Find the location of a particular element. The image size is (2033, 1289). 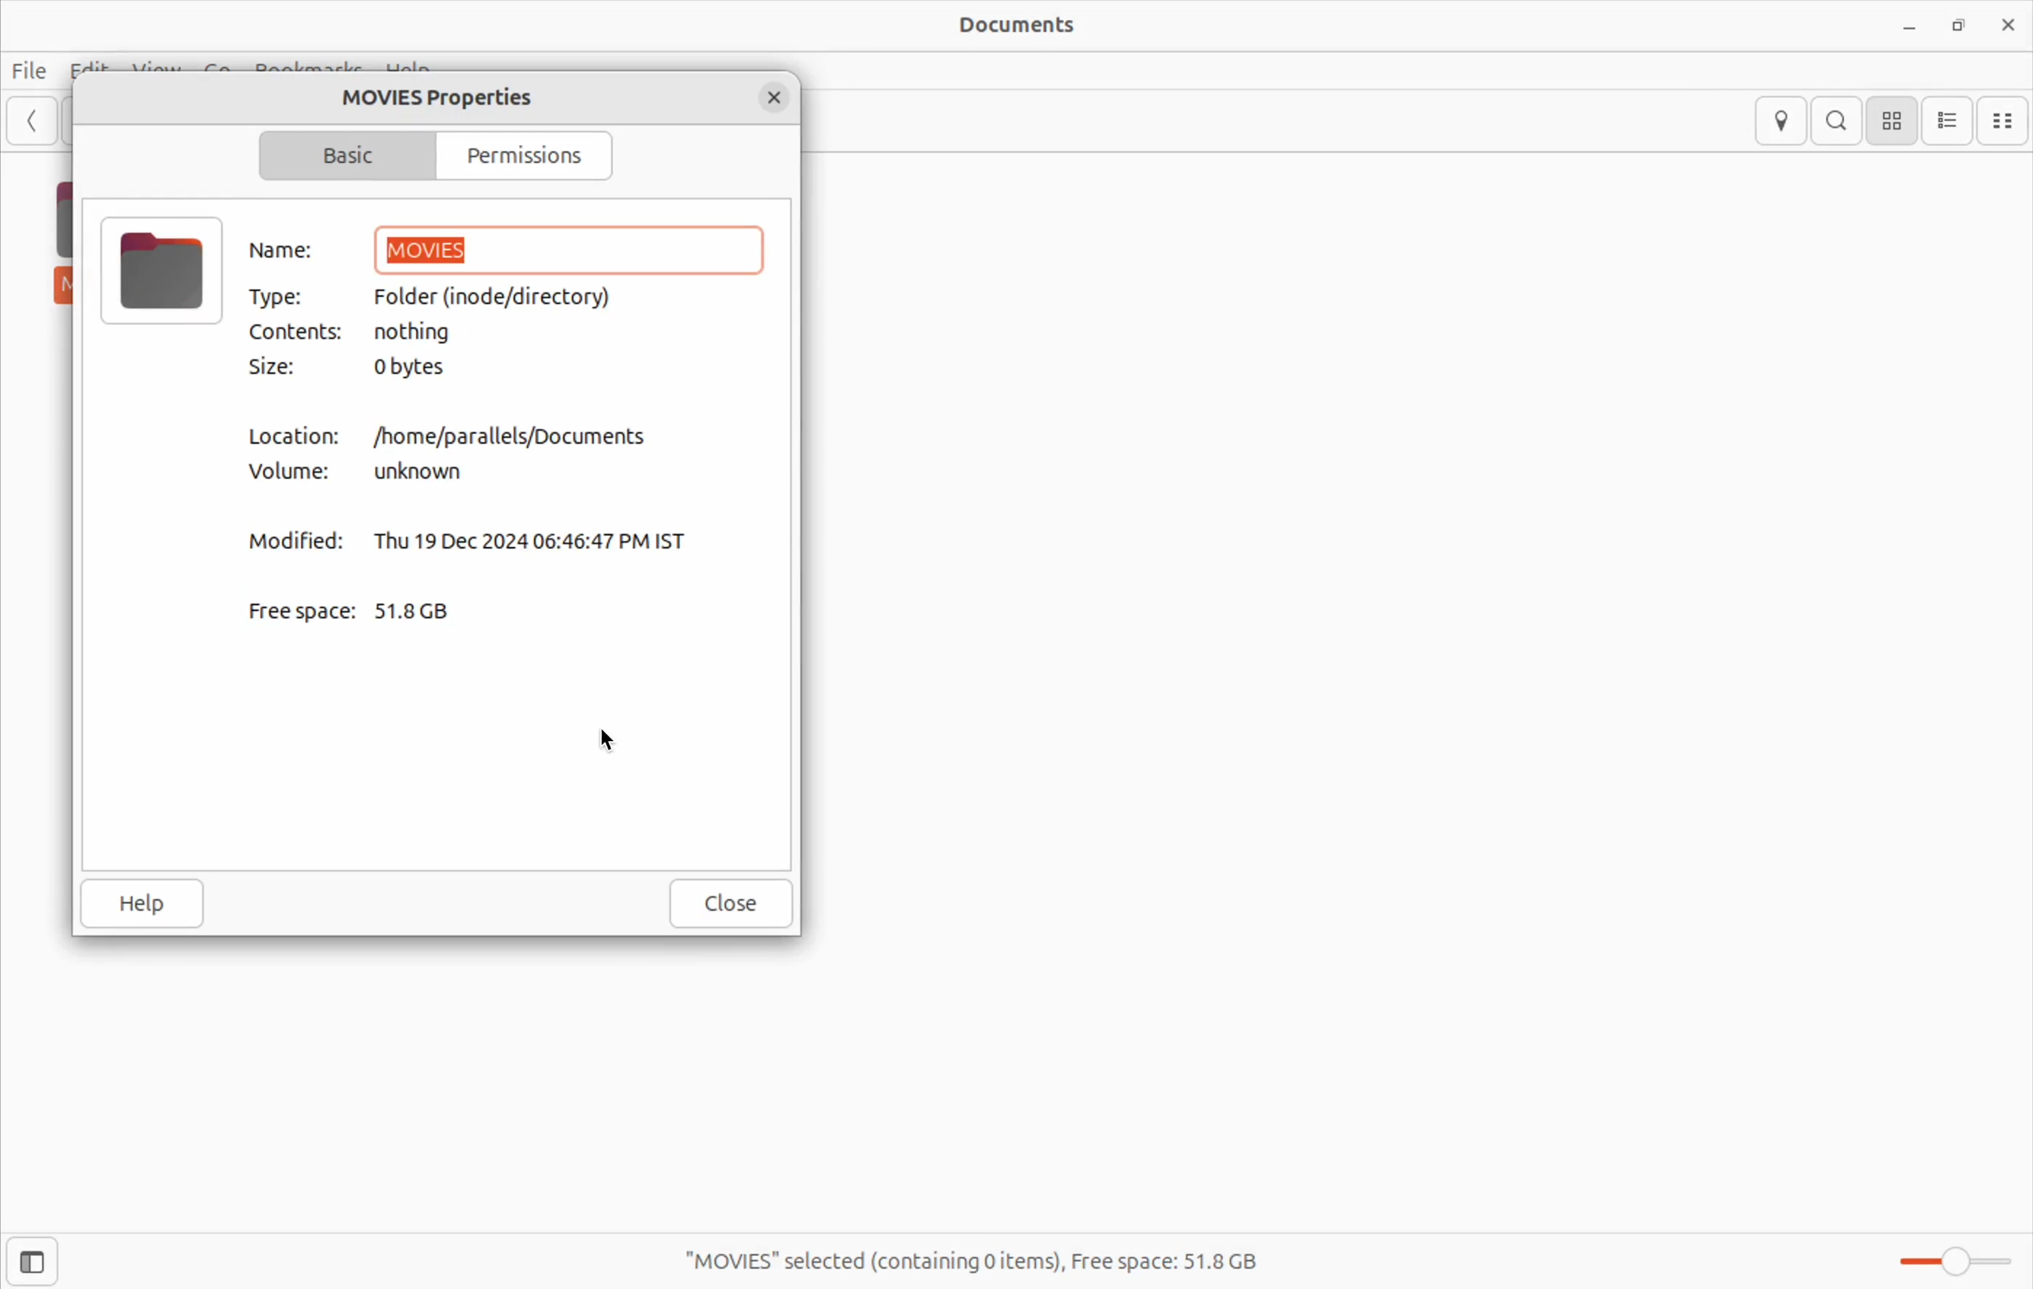

Thu 19 Dec 2024 06:46:47 PM IST is located at coordinates (539, 538).